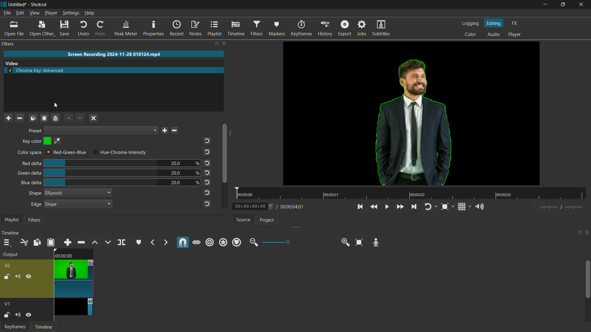 This screenshot has height=332, width=591. I want to click on reset to default, so click(207, 163).